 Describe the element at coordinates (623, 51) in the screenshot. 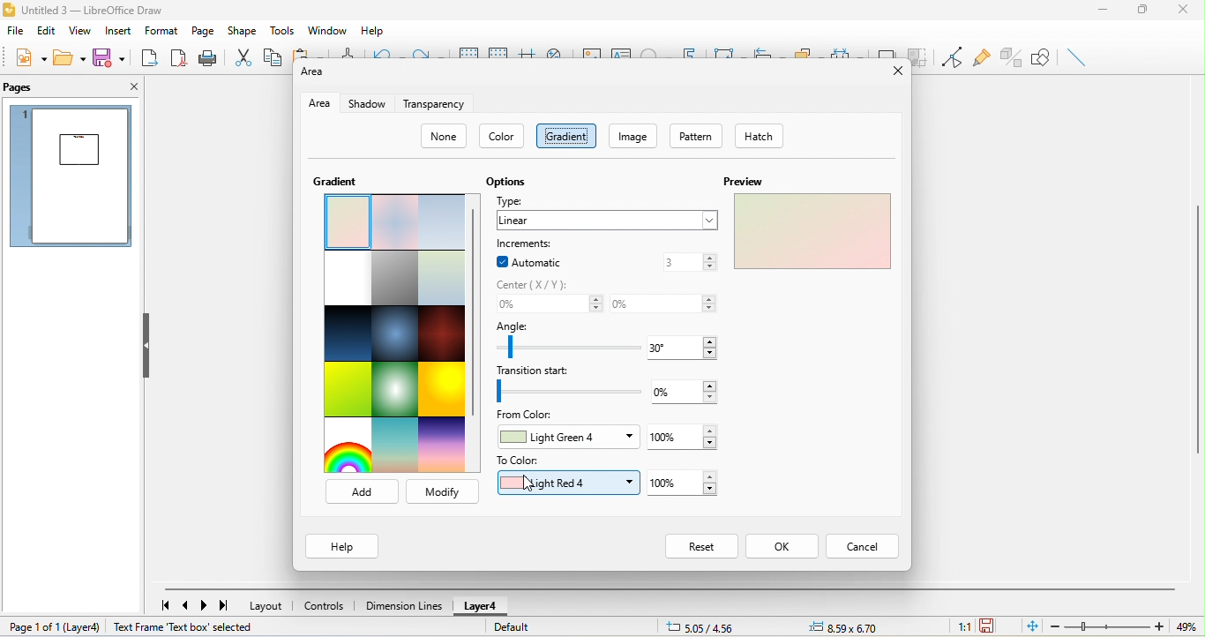

I see `text box` at that location.